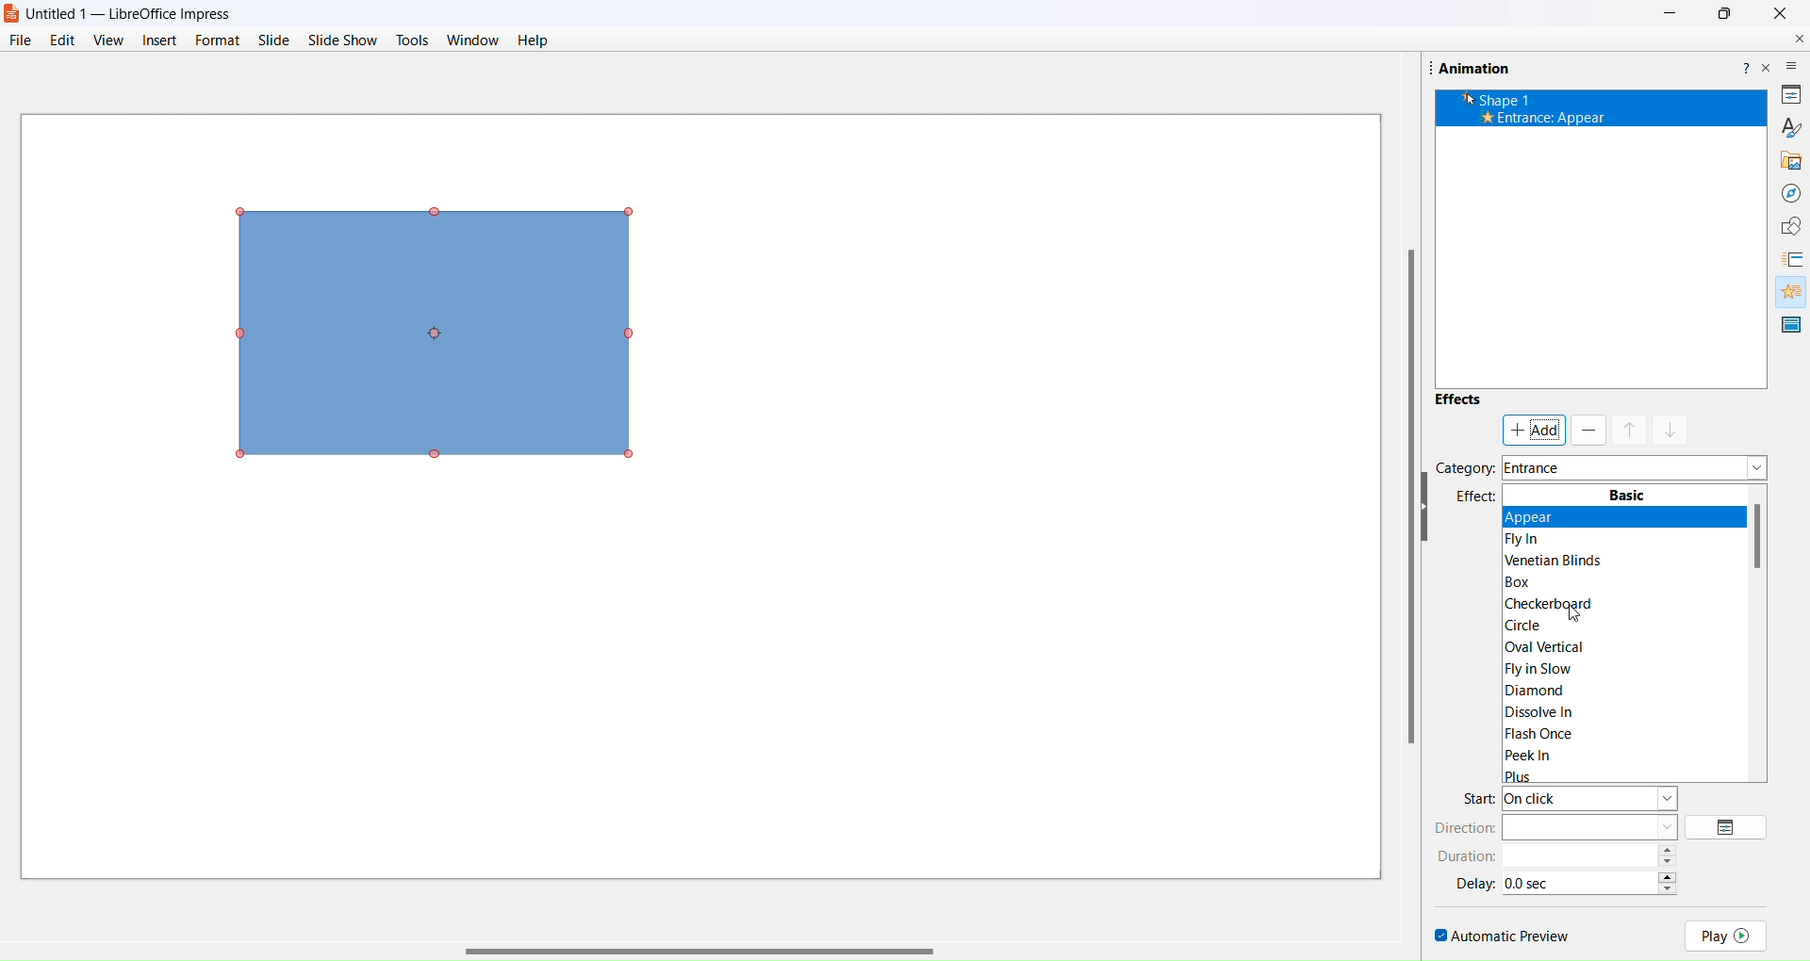 The height and width of the screenshot is (961, 1810). Describe the element at coordinates (533, 41) in the screenshot. I see `help` at that location.